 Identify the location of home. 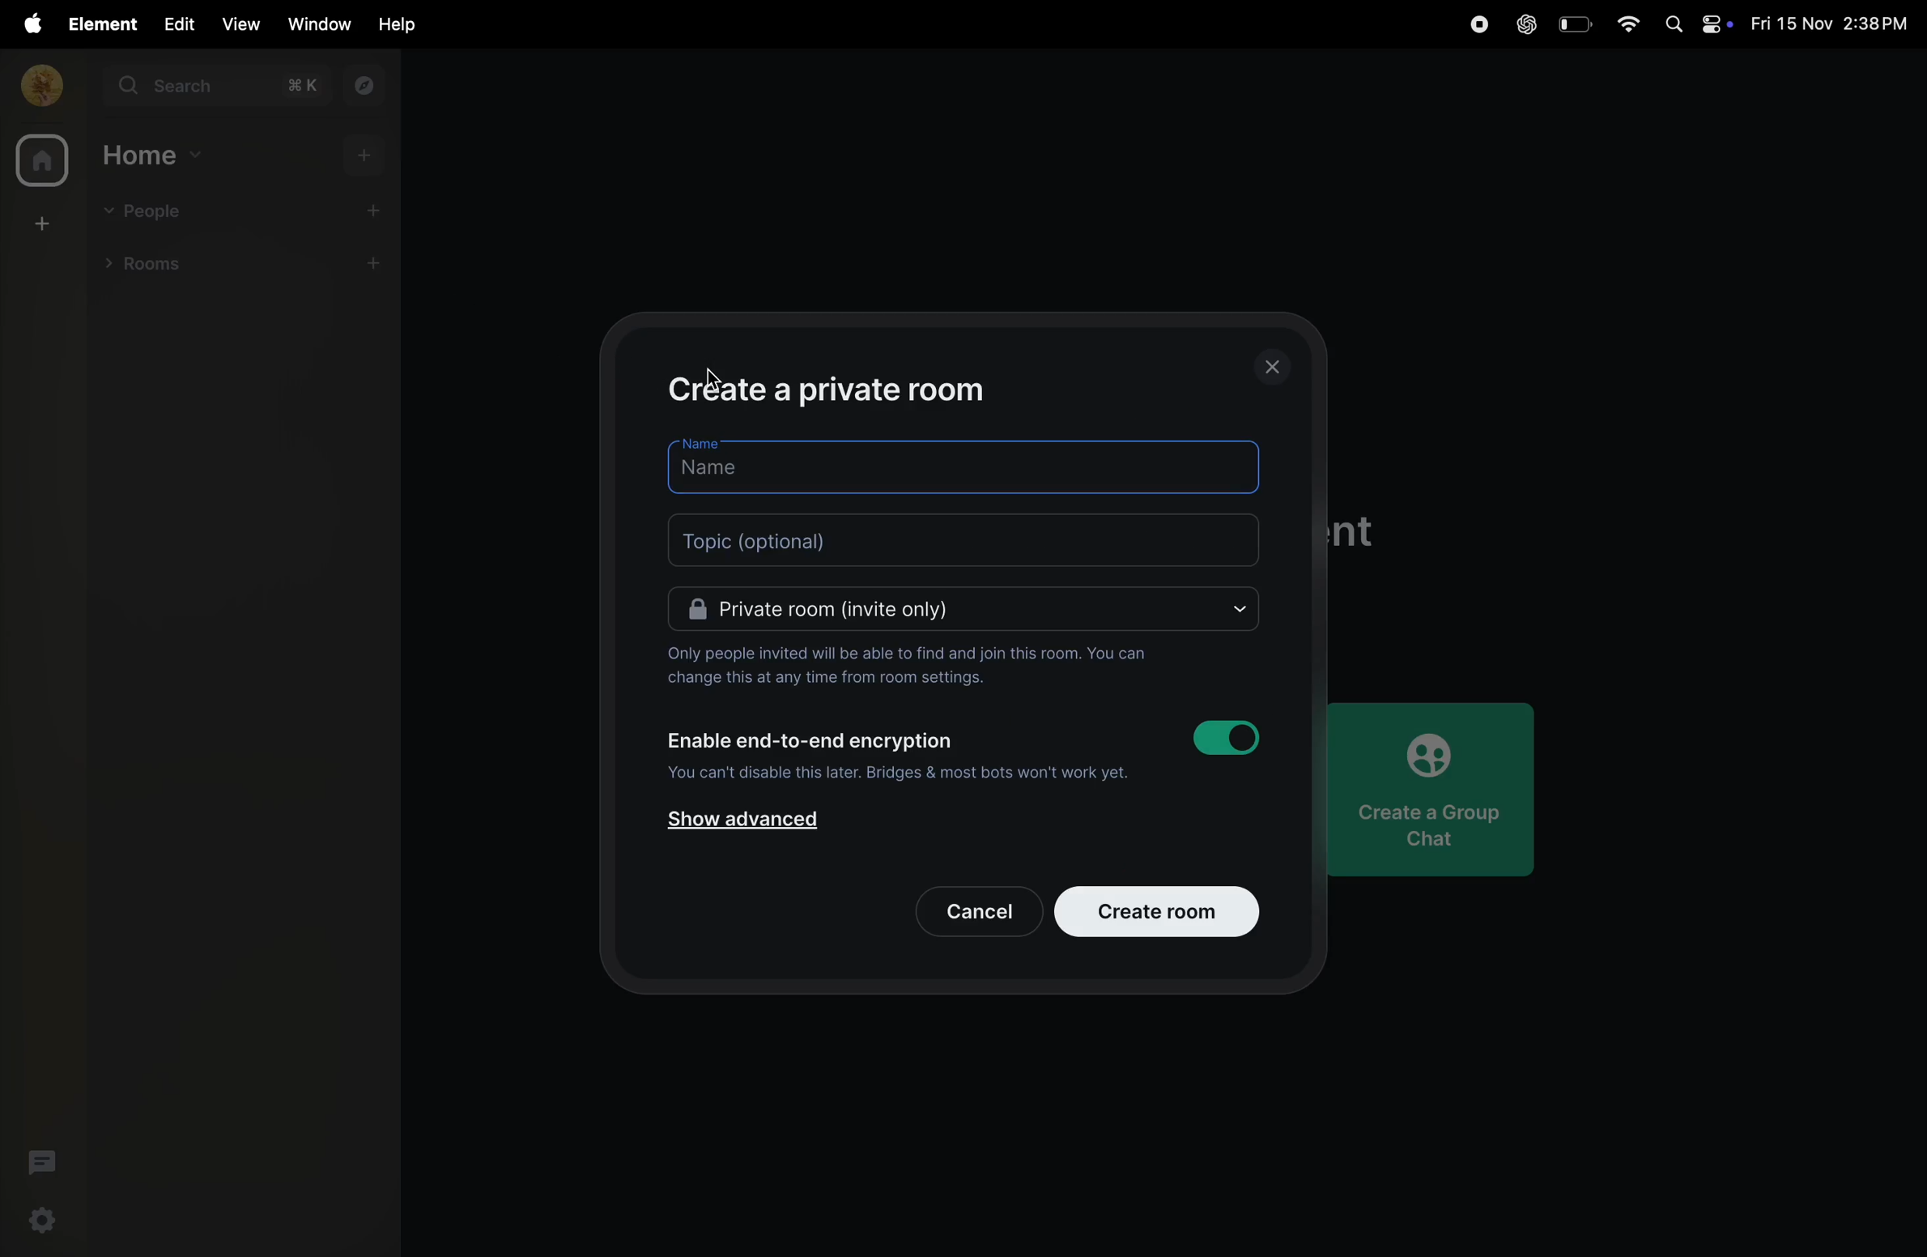
(155, 154).